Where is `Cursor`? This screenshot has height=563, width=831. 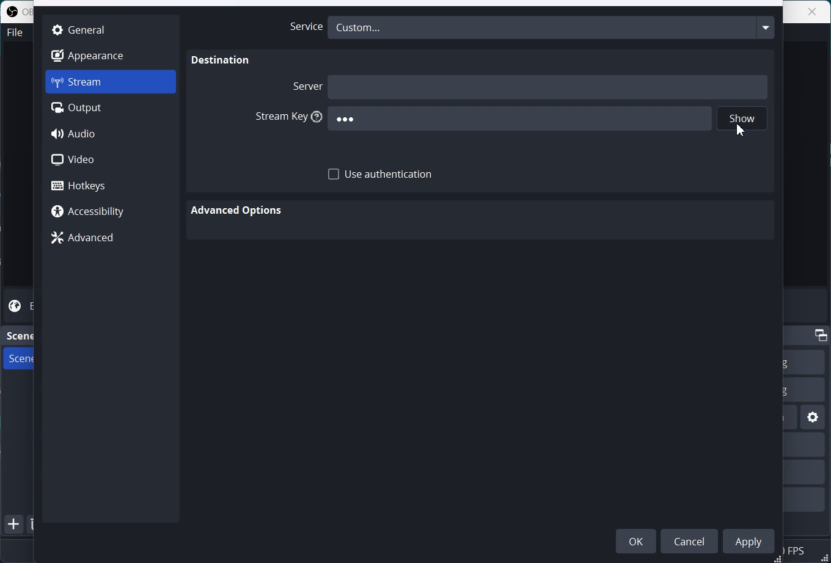 Cursor is located at coordinates (742, 130).